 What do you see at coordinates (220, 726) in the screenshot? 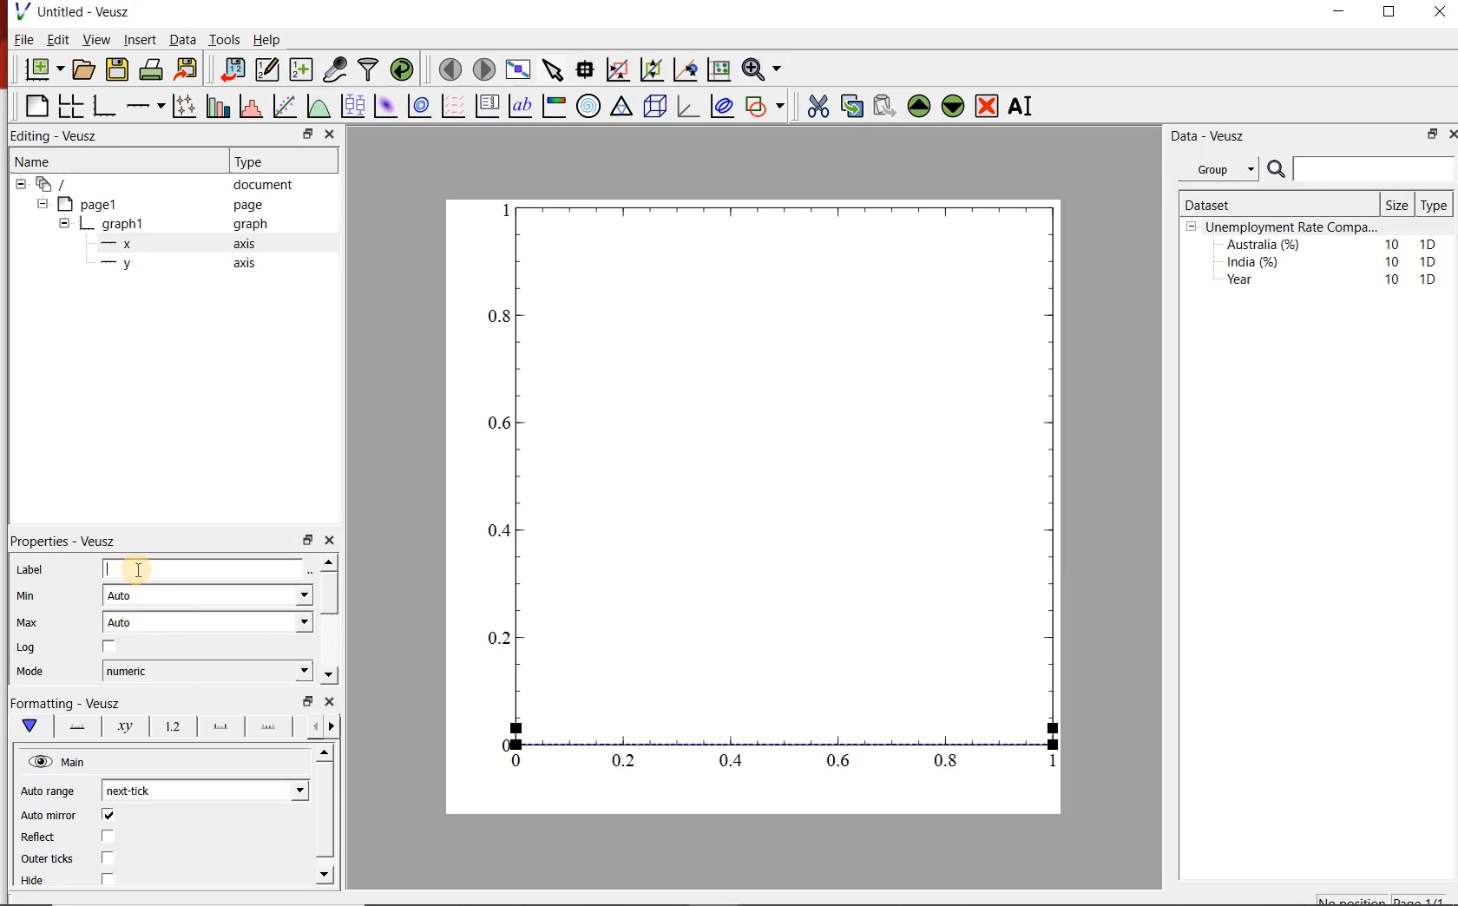
I see `major tick` at bounding box center [220, 726].